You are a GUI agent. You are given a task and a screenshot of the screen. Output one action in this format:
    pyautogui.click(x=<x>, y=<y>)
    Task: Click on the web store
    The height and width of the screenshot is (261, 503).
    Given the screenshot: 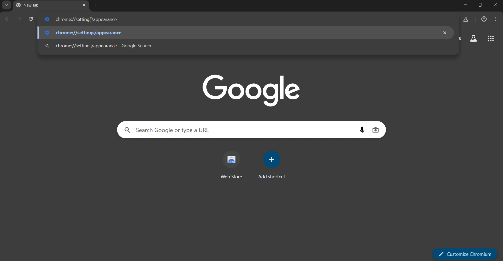 What is the action you would take?
    pyautogui.click(x=232, y=164)
    